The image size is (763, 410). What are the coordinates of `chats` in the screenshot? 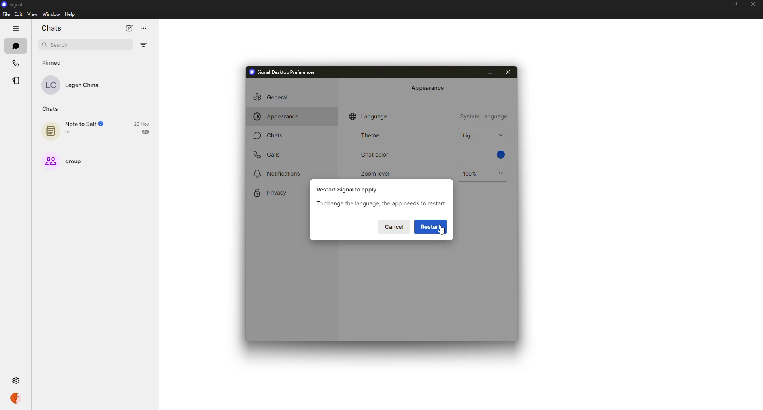 It's located at (53, 28).